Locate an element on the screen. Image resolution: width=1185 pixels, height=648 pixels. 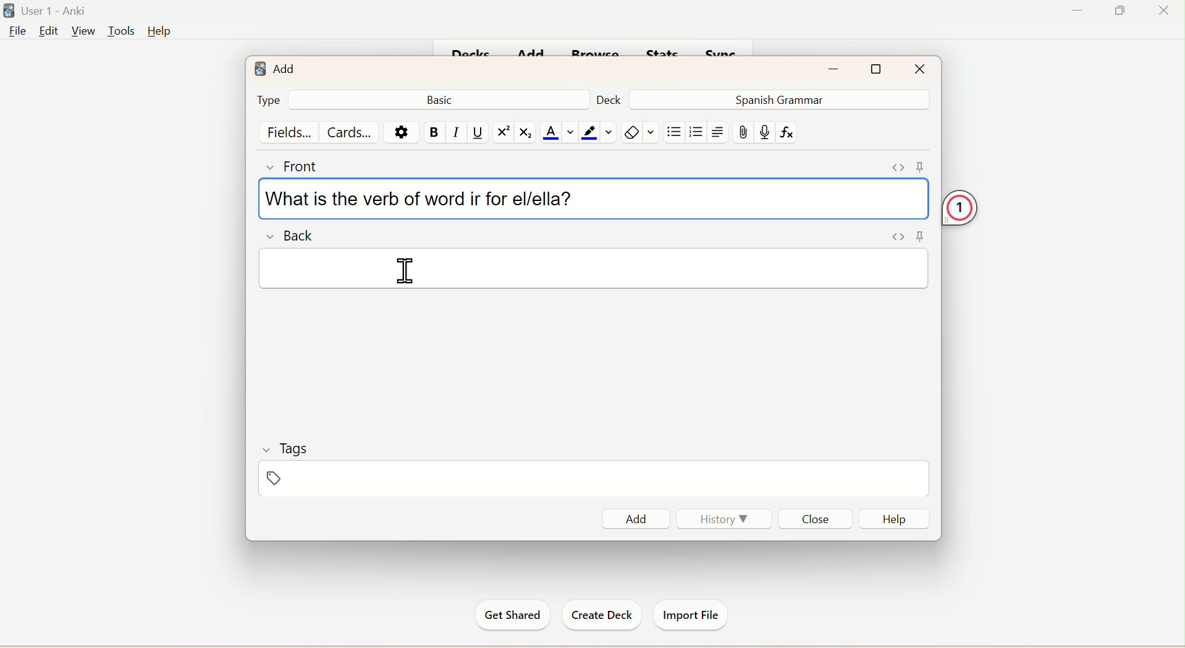
Minimize is located at coordinates (1080, 11).